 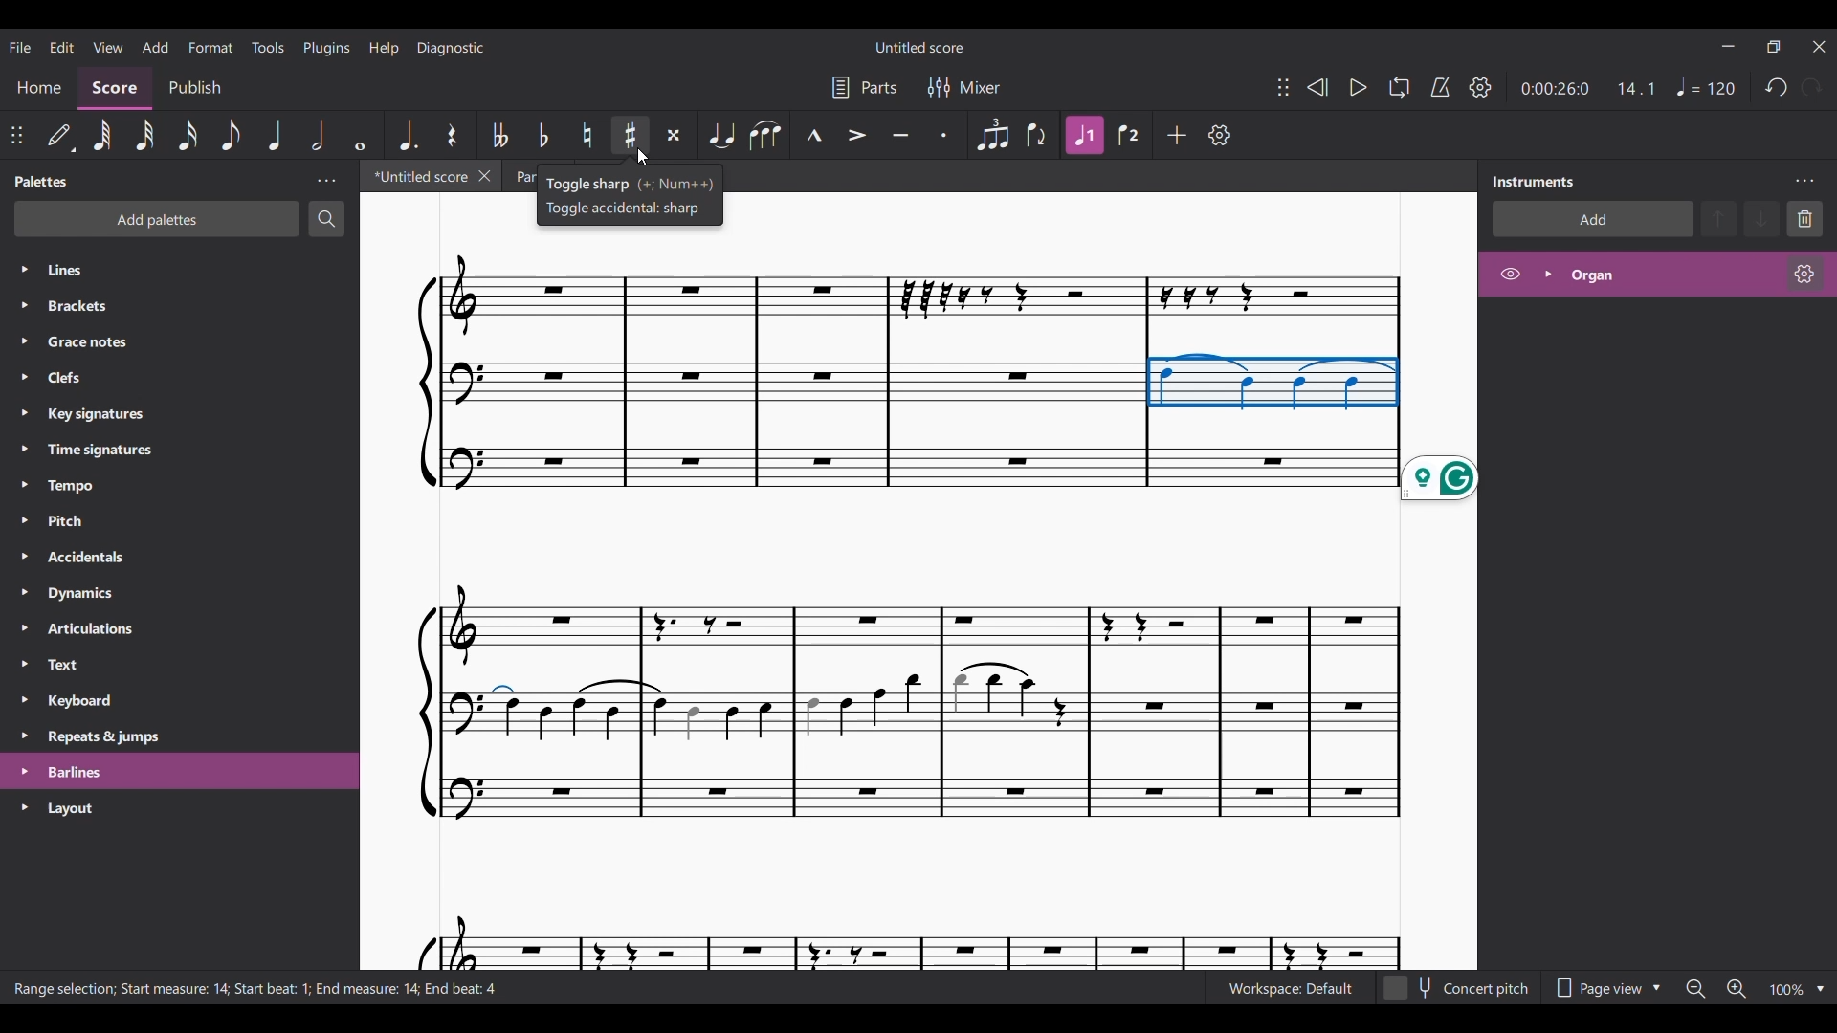 What do you see at coordinates (1534, 180) in the screenshot?
I see `Panel title` at bounding box center [1534, 180].